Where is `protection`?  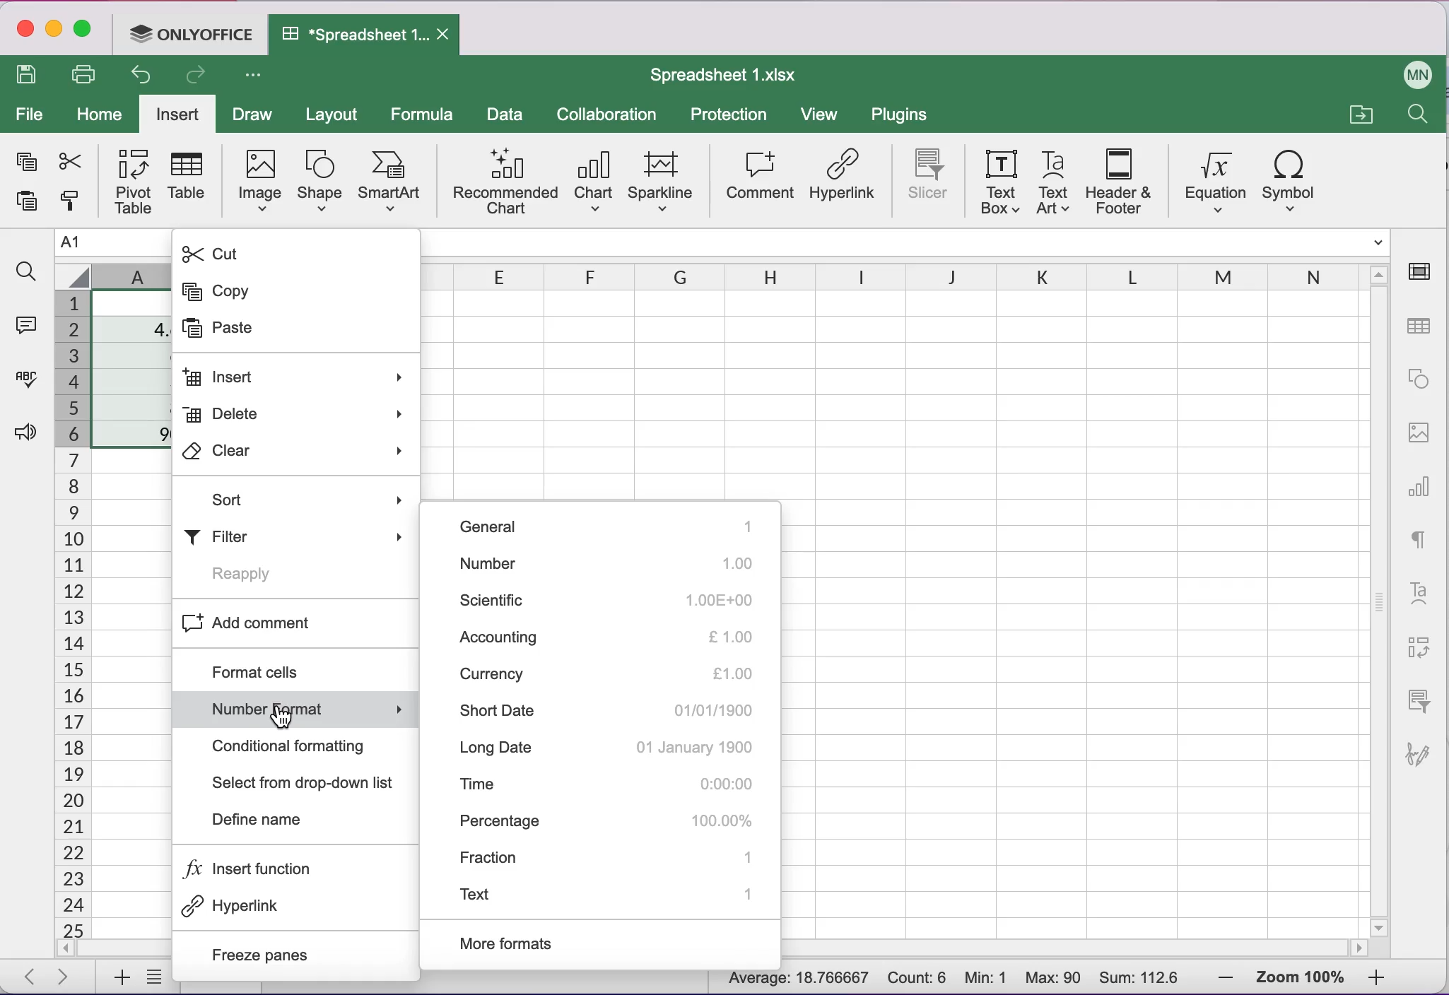 protection is located at coordinates (727, 115).